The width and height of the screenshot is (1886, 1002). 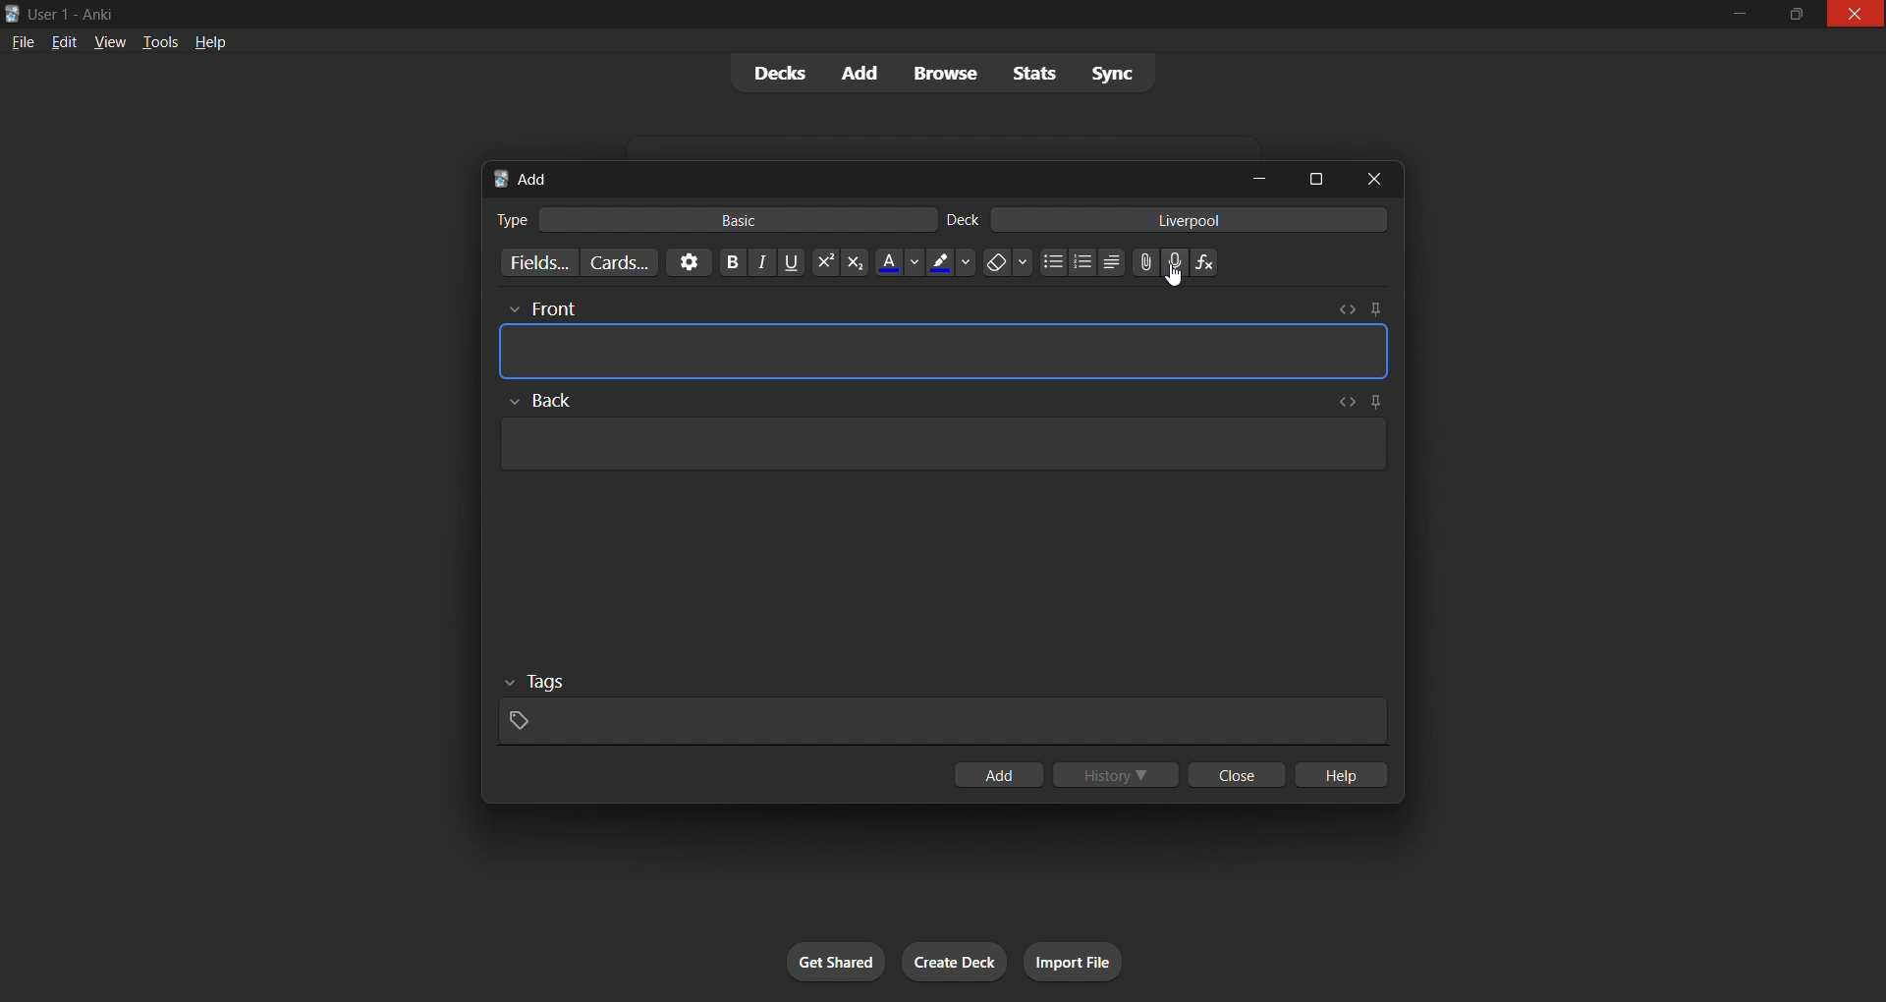 I want to click on italic, so click(x=760, y=264).